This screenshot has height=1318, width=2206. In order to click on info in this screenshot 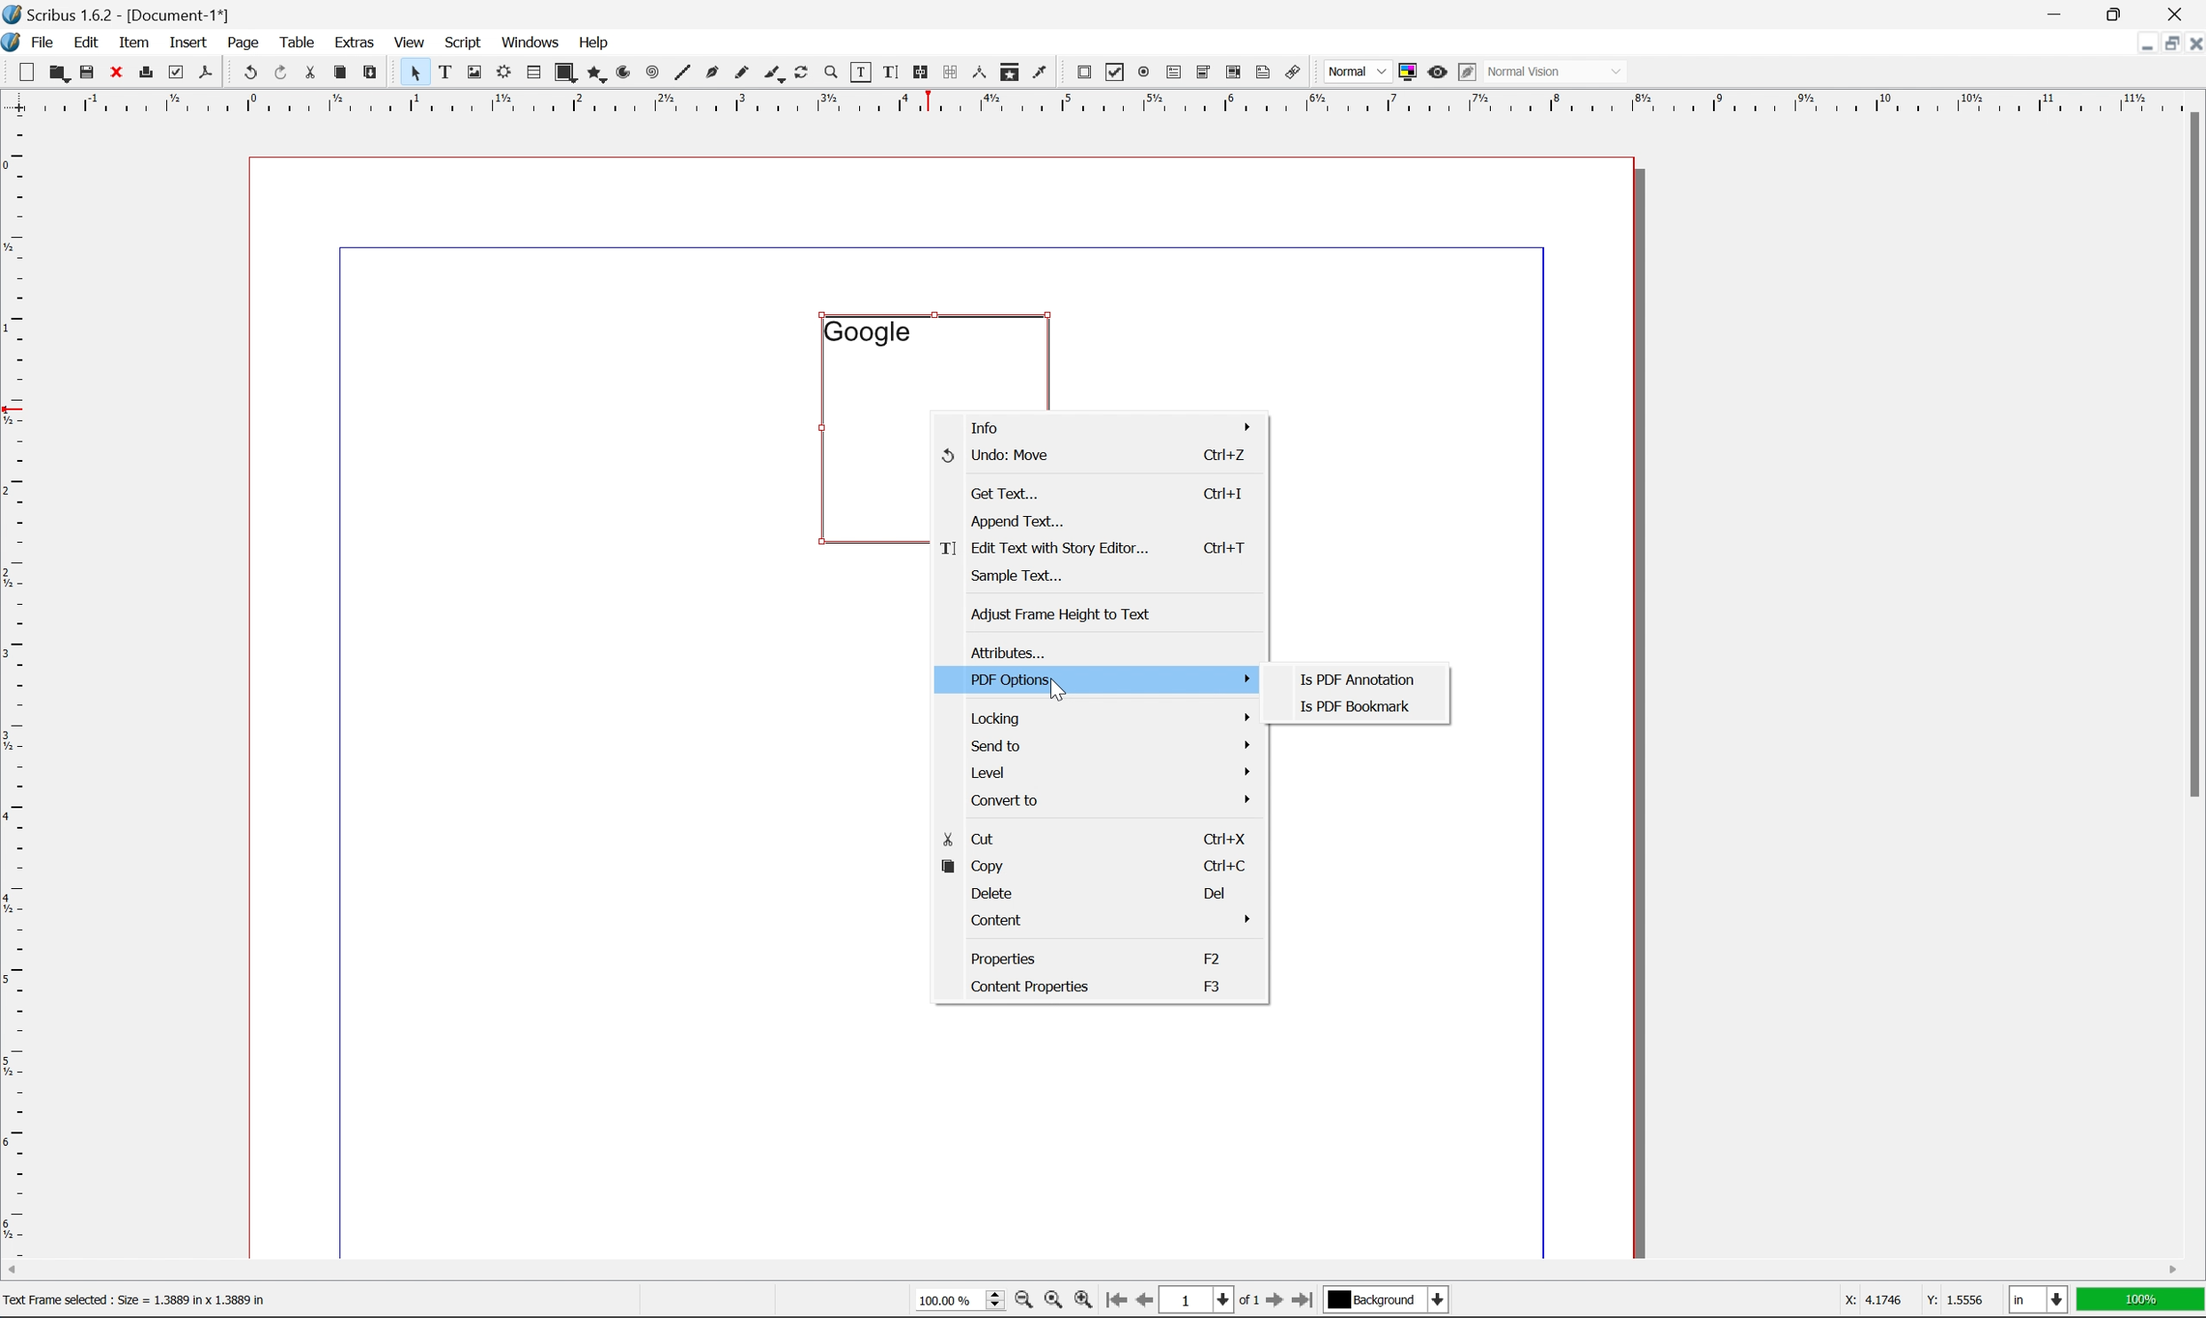, I will do `click(1109, 427)`.